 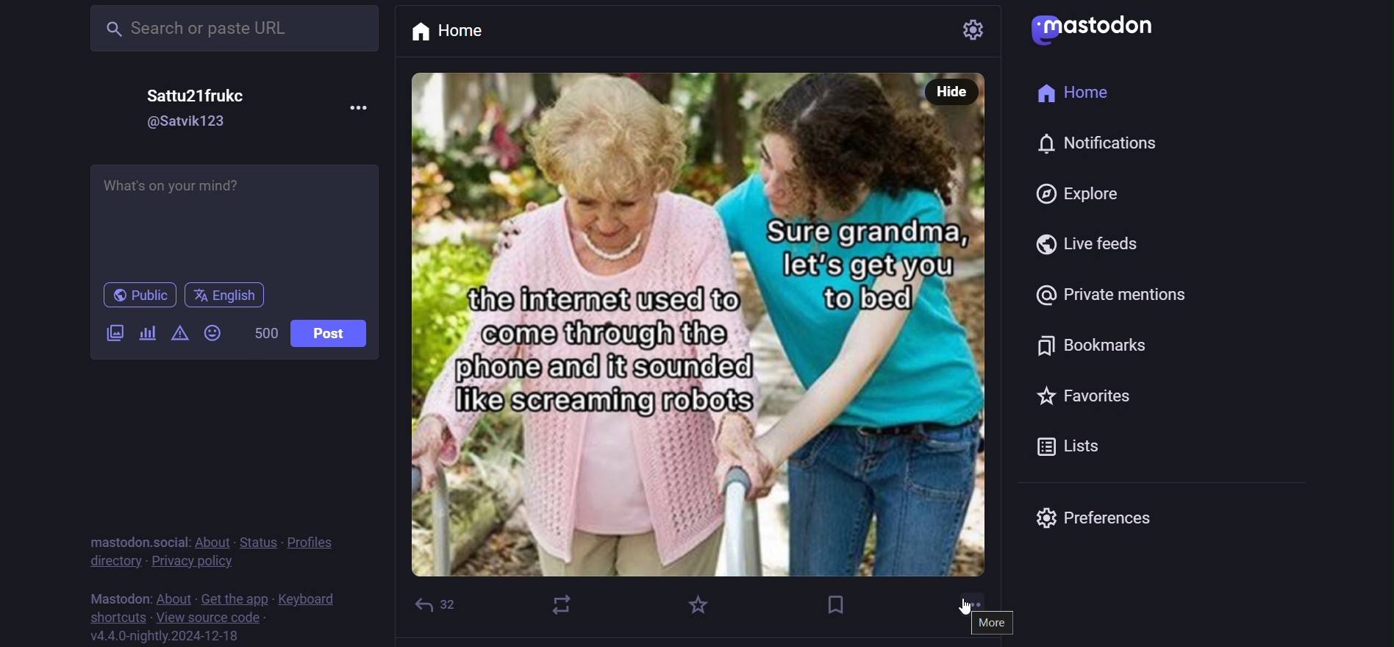 What do you see at coordinates (167, 637) in the screenshot?
I see `version` at bounding box center [167, 637].